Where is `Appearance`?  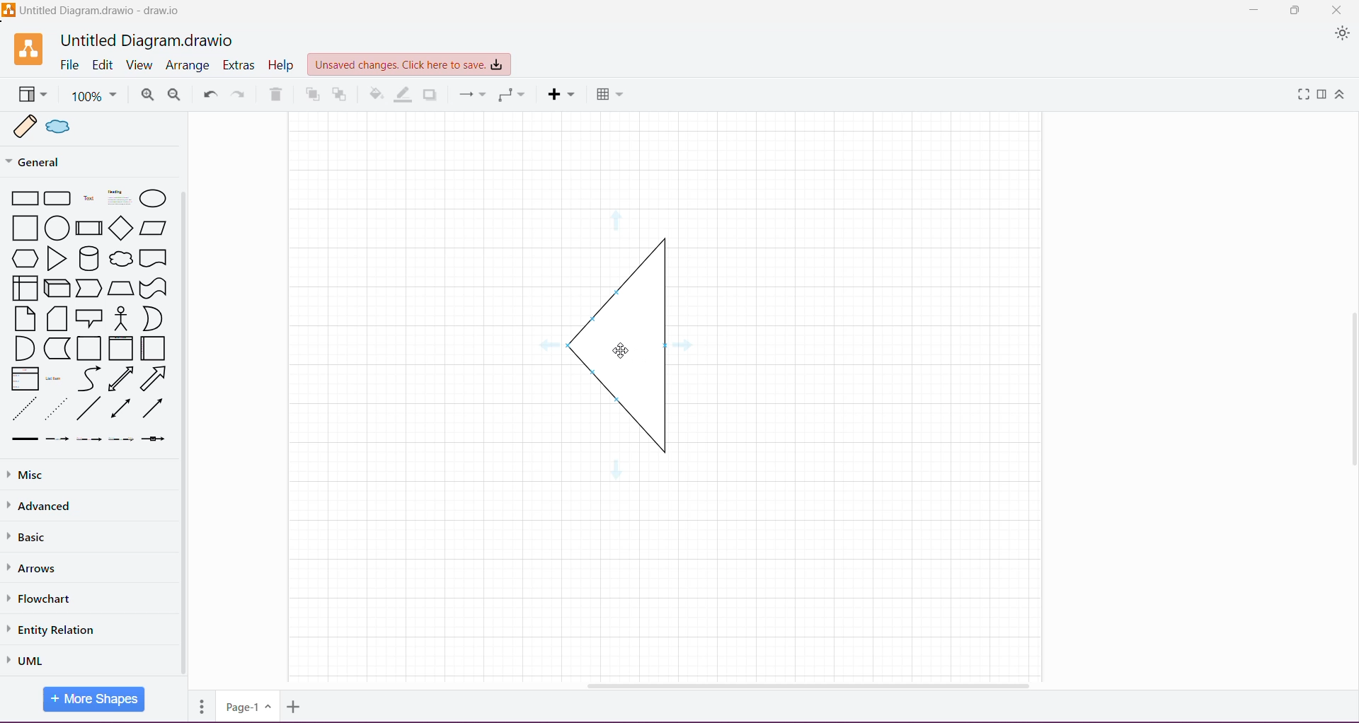 Appearance is located at coordinates (1342, 35).